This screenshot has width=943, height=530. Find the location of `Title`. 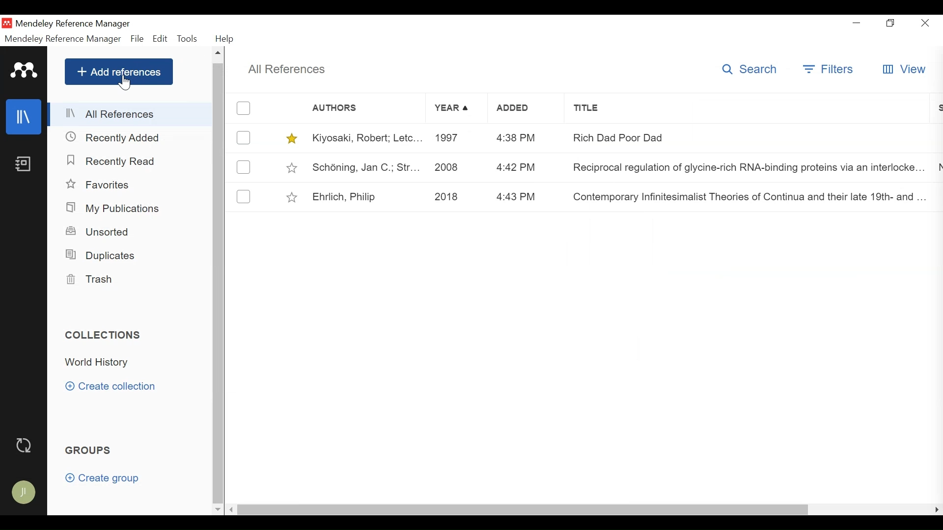

Title is located at coordinates (744, 111).